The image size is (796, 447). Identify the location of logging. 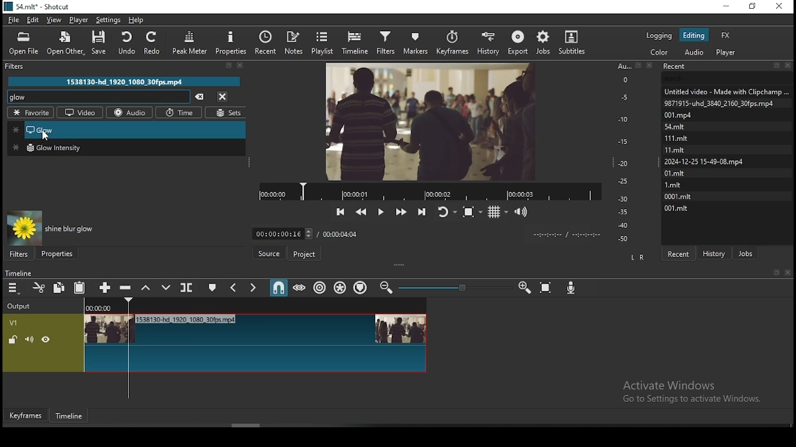
(660, 34).